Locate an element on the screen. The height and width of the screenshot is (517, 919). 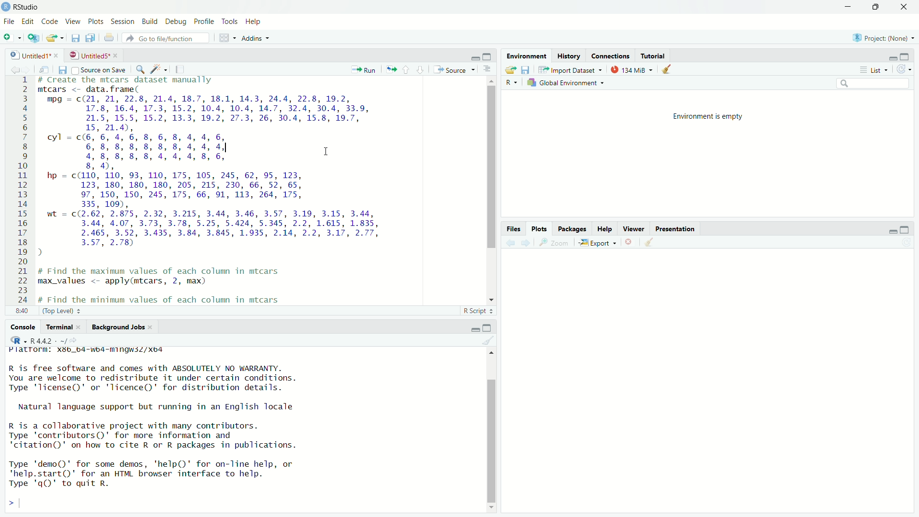
close is located at coordinates (907, 7).